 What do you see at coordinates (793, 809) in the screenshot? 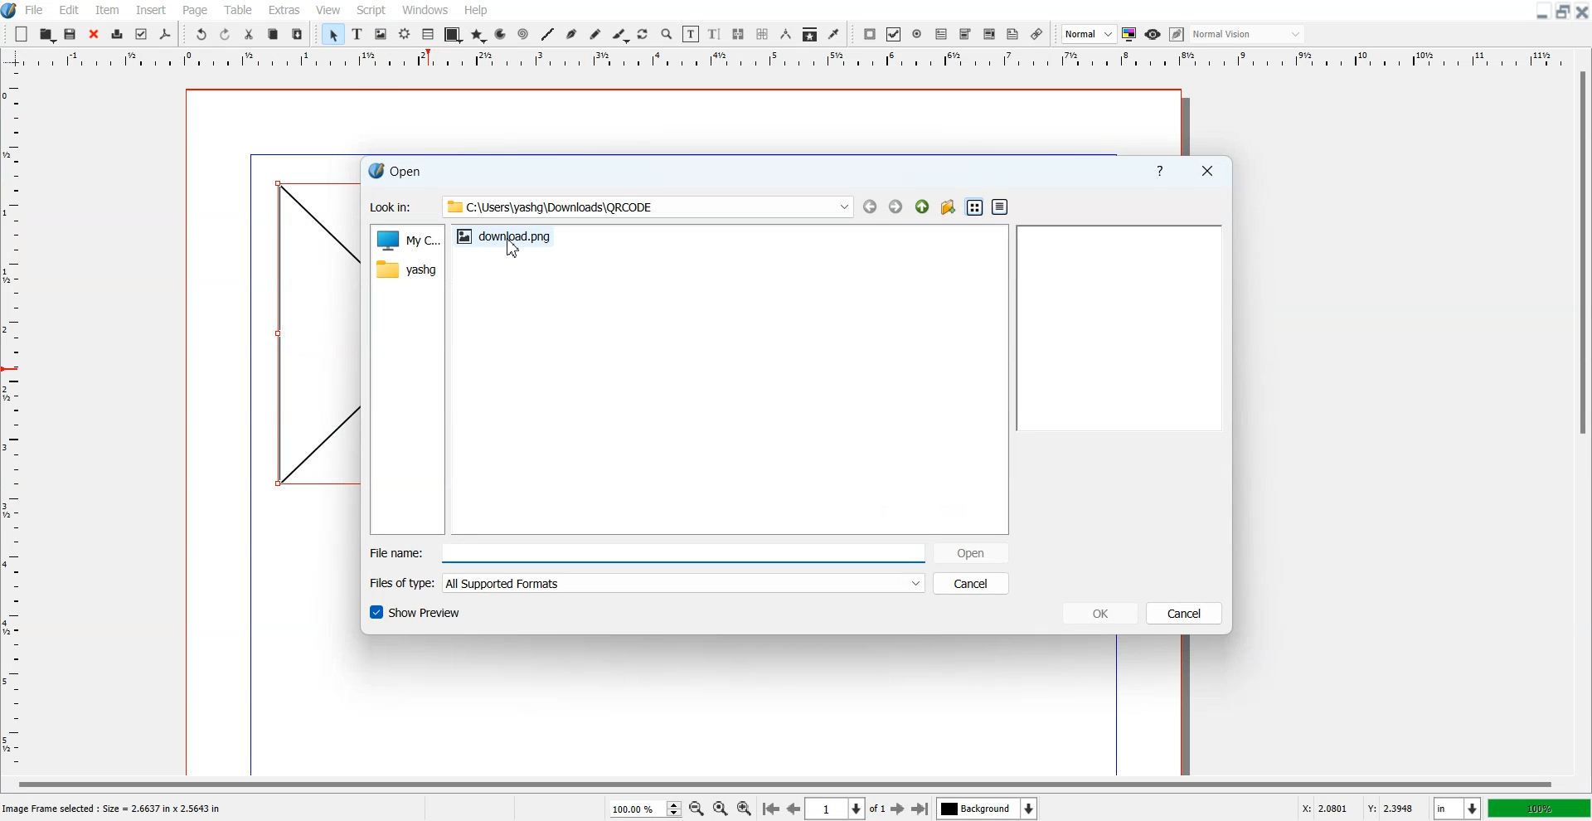
I see `Go to Previous page` at bounding box center [793, 809].